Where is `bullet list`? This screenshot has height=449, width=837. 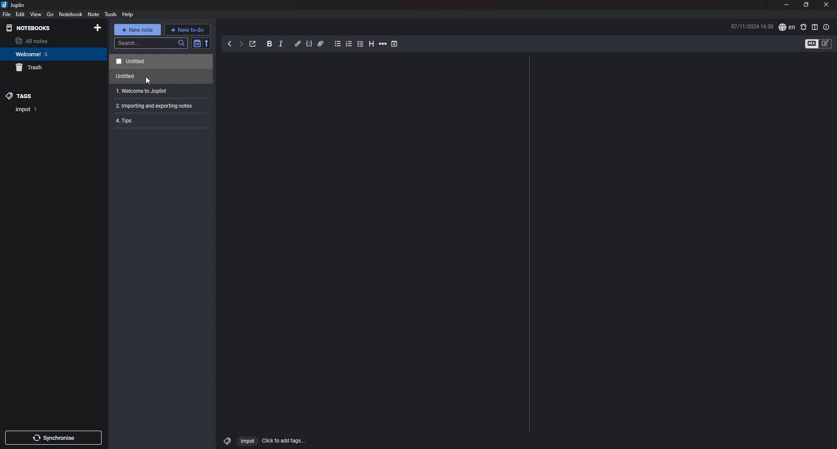
bullet list is located at coordinates (337, 44).